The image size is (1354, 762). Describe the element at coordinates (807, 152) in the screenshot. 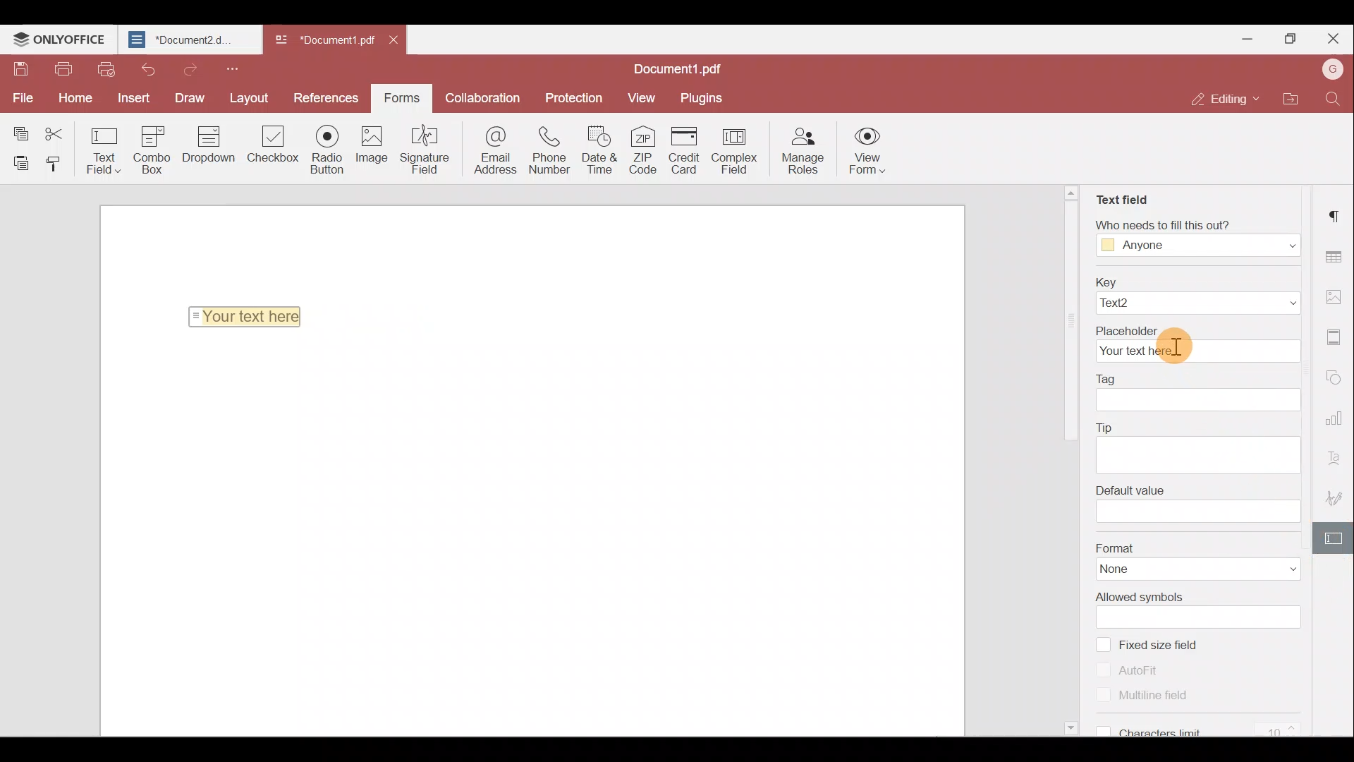

I see `Manage roles` at that location.